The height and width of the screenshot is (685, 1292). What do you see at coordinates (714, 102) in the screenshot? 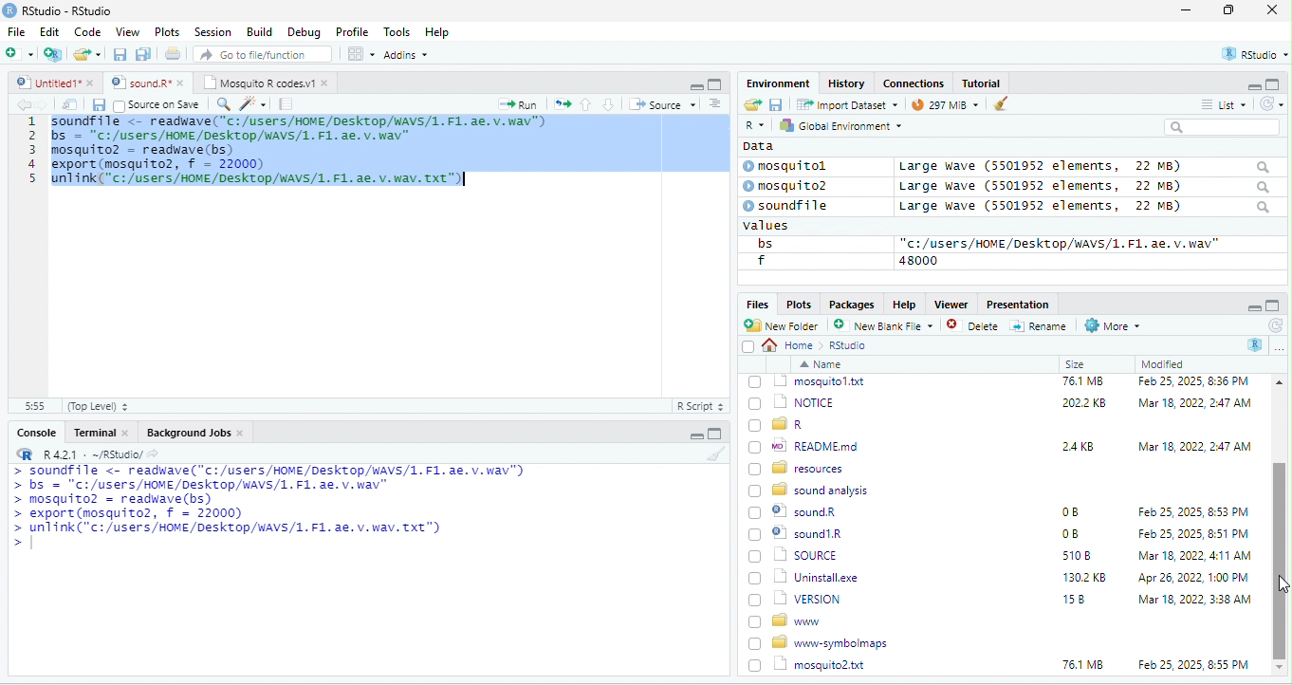
I see `sort` at bounding box center [714, 102].